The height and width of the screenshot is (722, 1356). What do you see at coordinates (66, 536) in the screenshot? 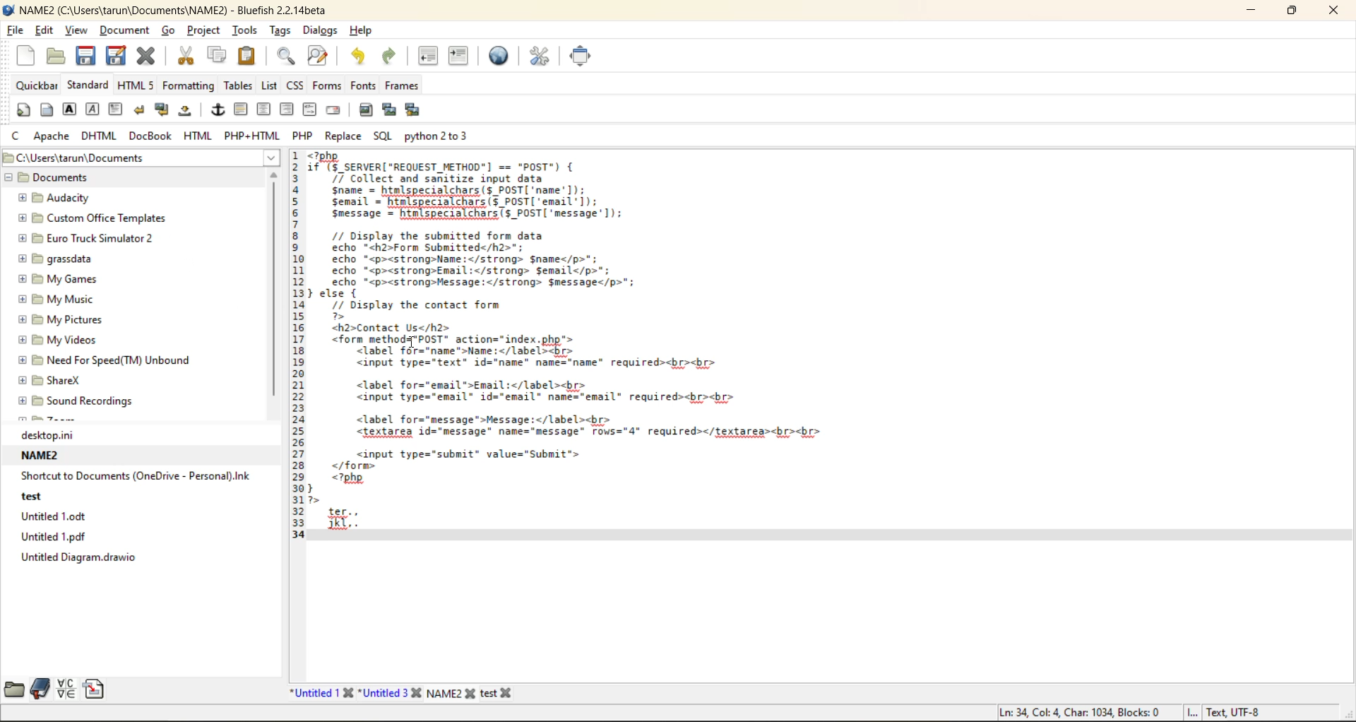
I see `untitled pdf` at bounding box center [66, 536].